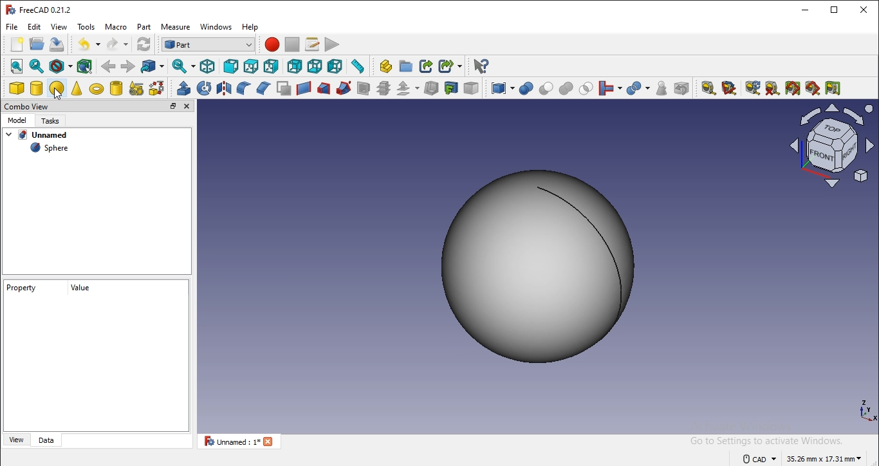 Image resolution: width=879 pixels, height=466 pixels. Describe the element at coordinates (637, 88) in the screenshot. I see `split objects` at that location.